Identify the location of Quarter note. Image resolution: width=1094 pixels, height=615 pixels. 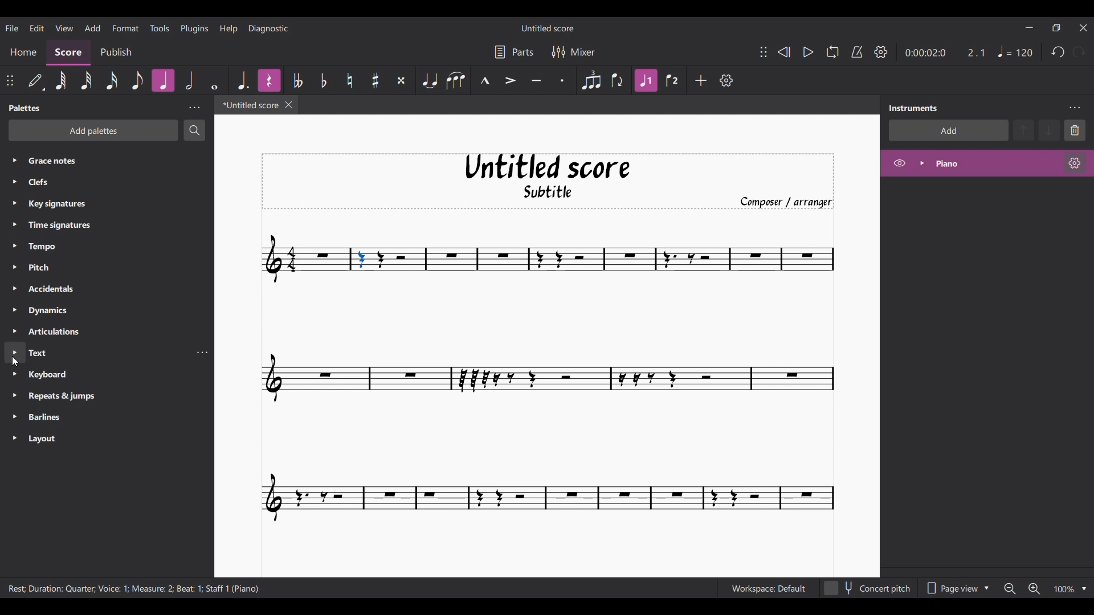
(1015, 51).